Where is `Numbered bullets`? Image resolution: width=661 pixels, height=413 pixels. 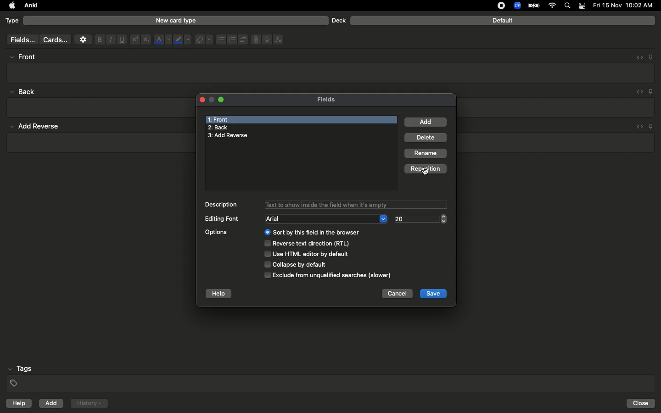
Numbered bullets is located at coordinates (232, 39).